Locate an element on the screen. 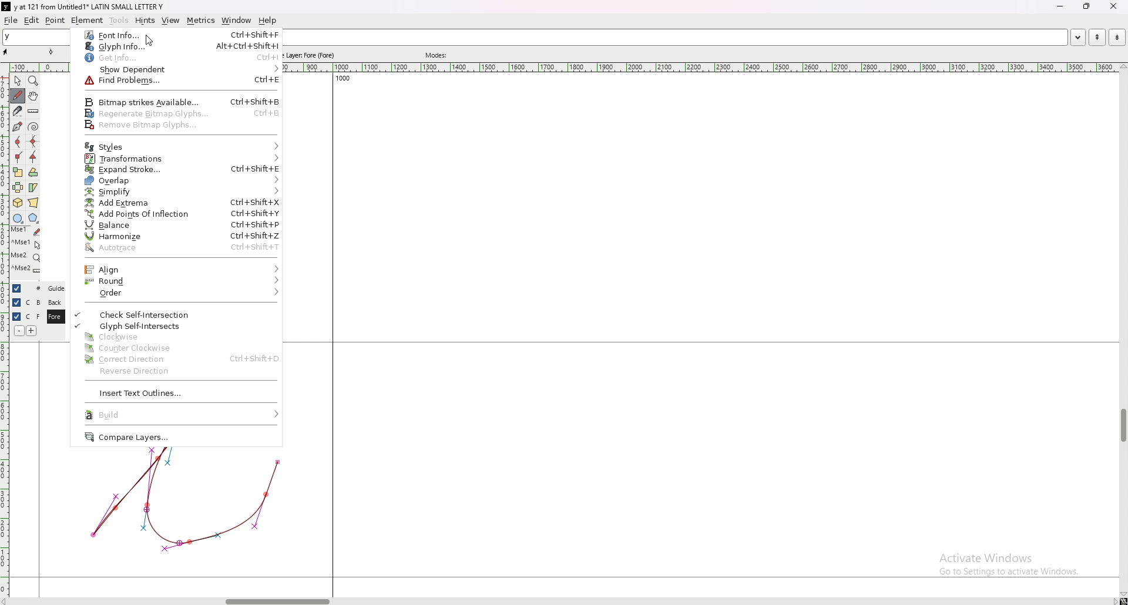 This screenshot has width=1128, height=605. compare layers is located at coordinates (179, 437).